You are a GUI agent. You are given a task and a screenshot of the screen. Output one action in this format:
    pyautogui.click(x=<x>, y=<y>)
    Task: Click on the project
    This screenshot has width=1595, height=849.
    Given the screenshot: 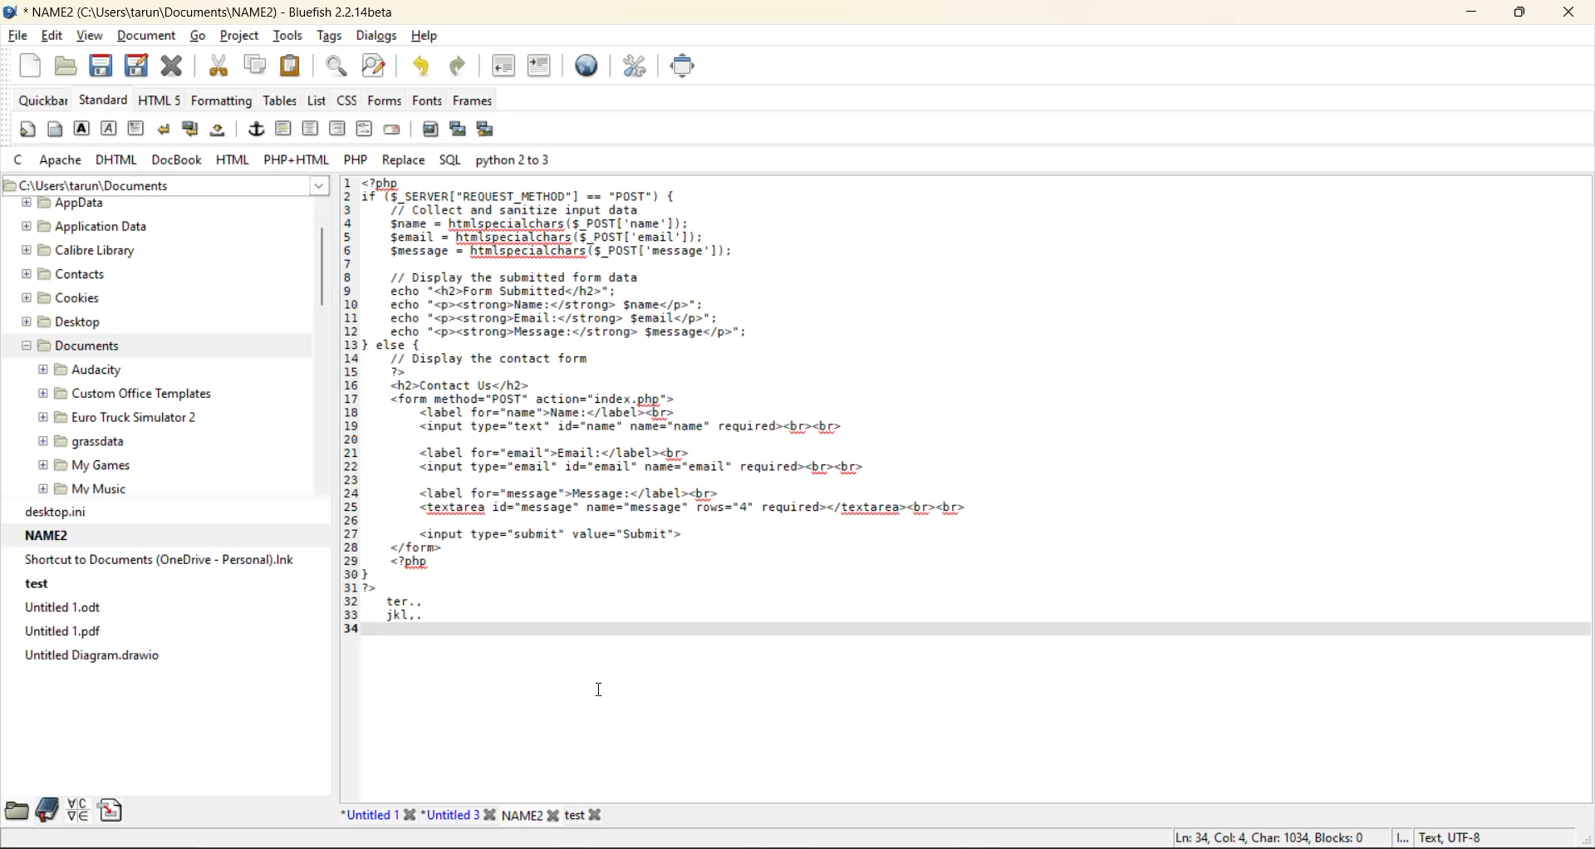 What is the action you would take?
    pyautogui.click(x=238, y=34)
    